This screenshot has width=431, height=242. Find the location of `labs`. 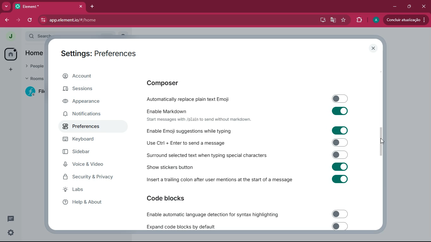

labs is located at coordinates (88, 191).